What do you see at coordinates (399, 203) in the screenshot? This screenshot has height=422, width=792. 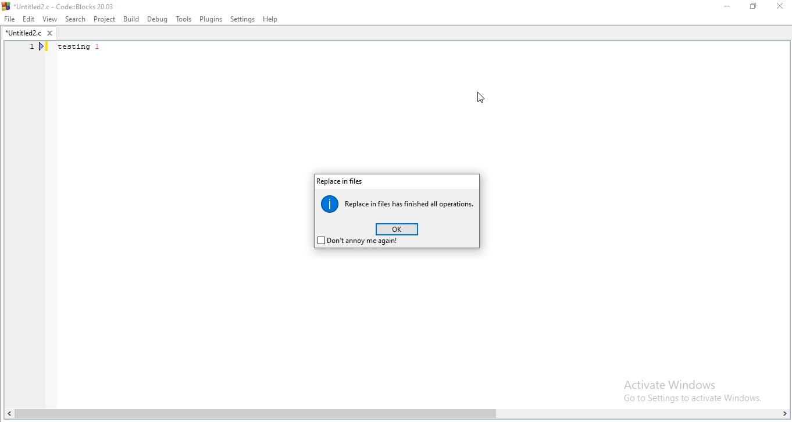 I see `Replace in files has finished all operations.` at bounding box center [399, 203].